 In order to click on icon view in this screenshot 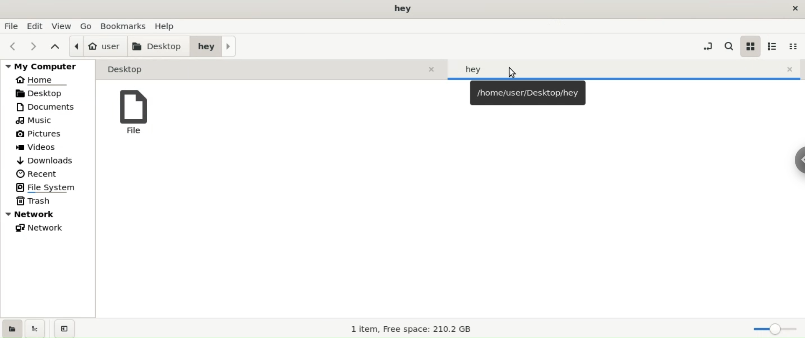, I will do `click(750, 46)`.